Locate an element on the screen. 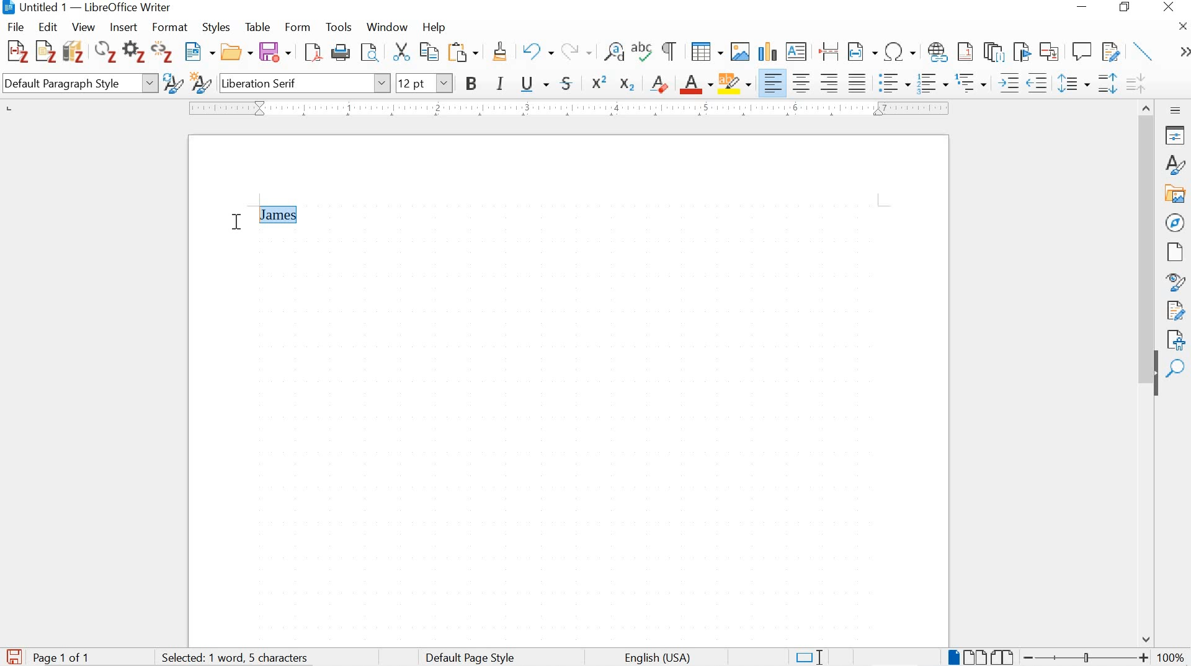 The height and width of the screenshot is (666, 1191). italic is located at coordinates (501, 85).